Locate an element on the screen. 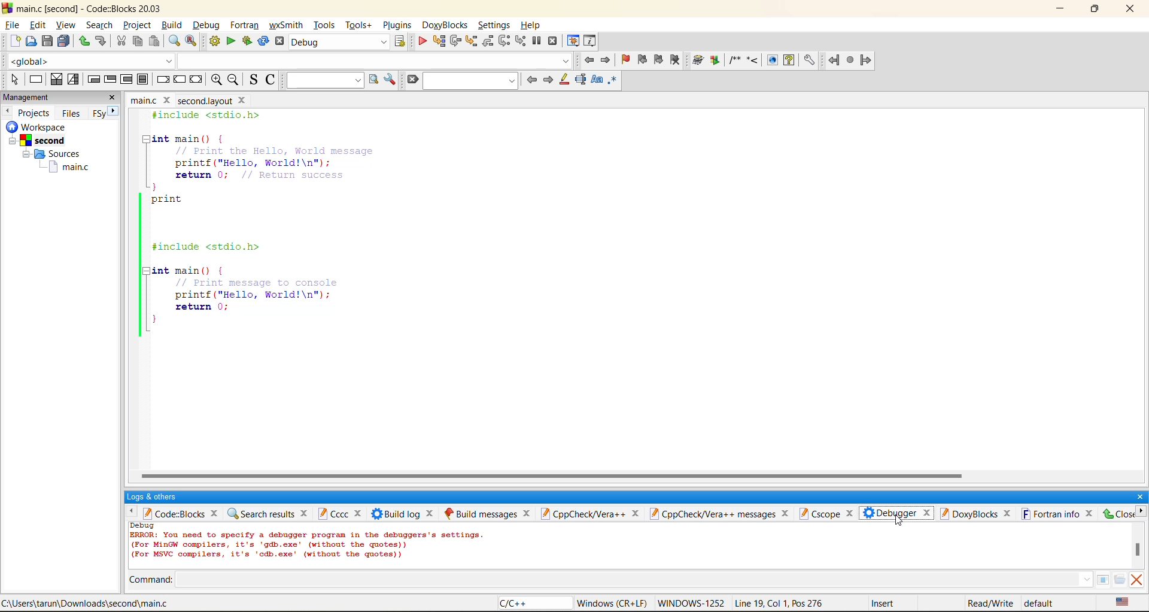 The width and height of the screenshot is (1149, 612). clear is located at coordinates (410, 80).